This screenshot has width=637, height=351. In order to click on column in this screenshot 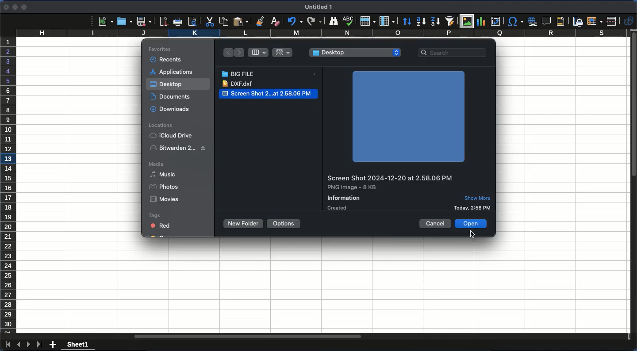, I will do `click(321, 34)`.